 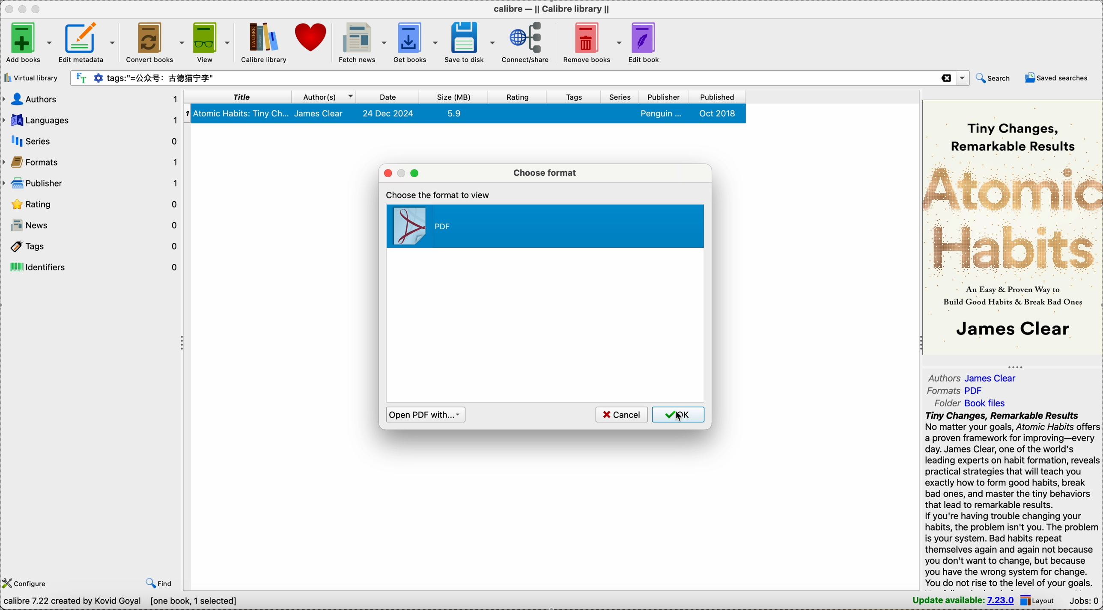 I want to click on tags, so click(x=91, y=248).